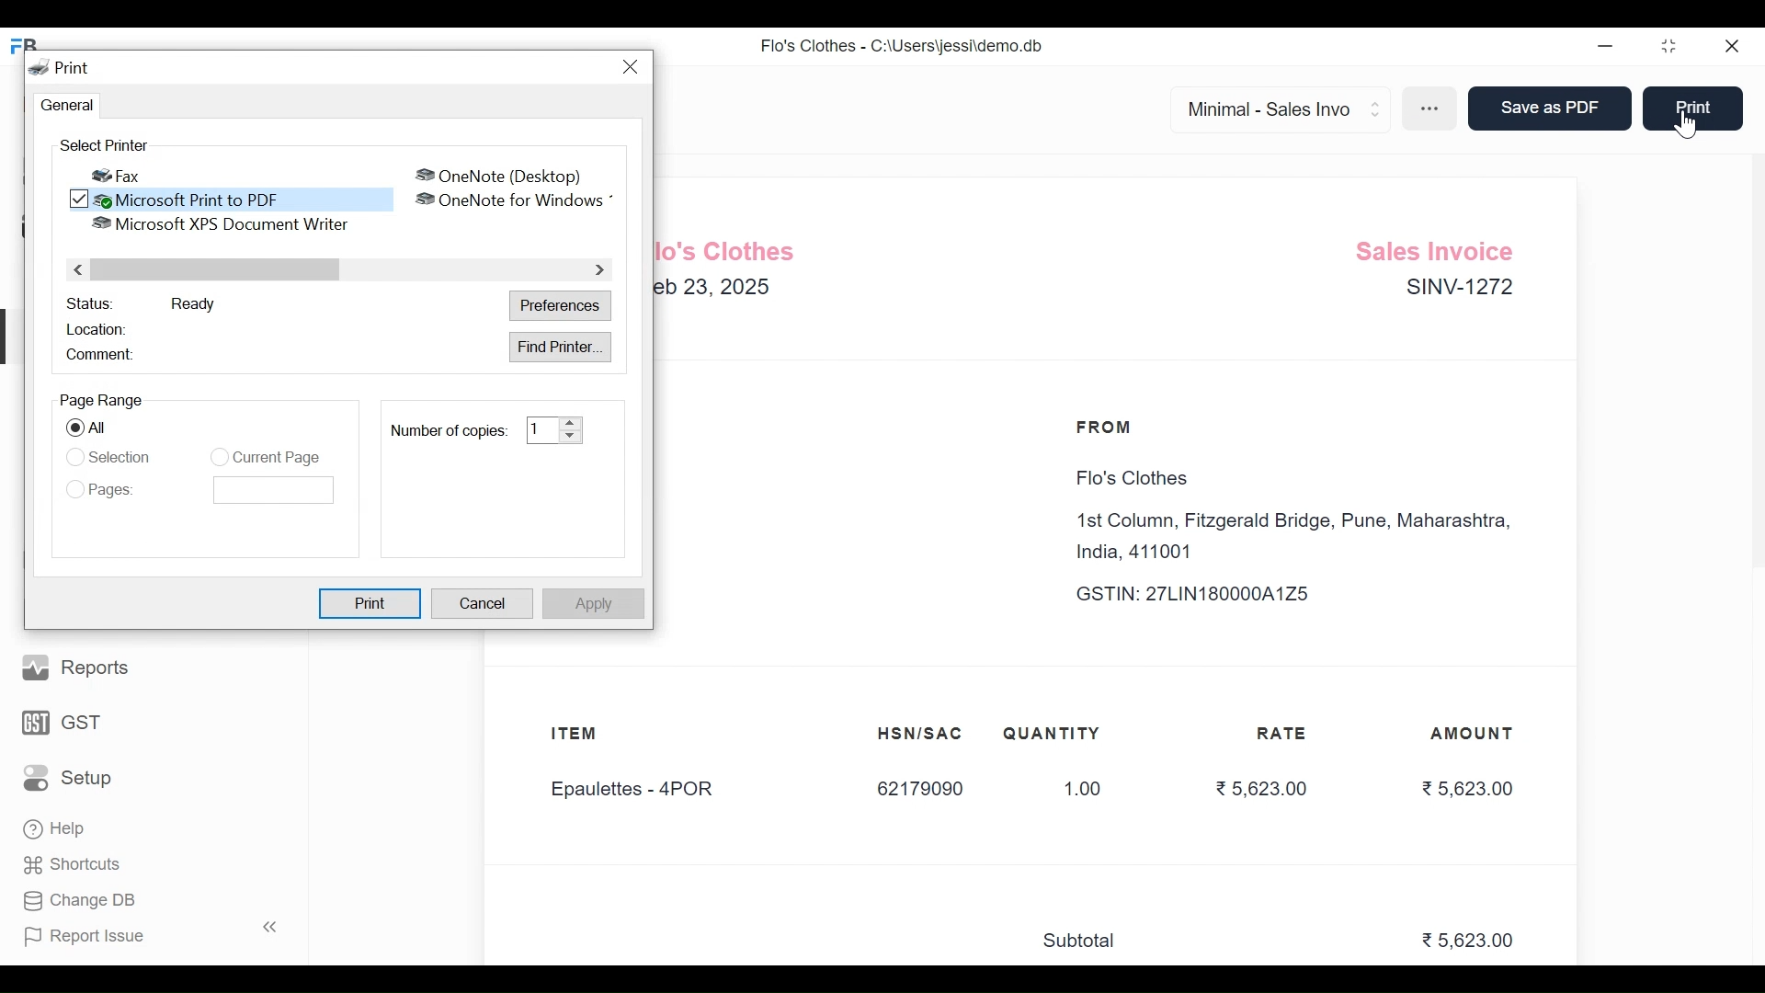  What do you see at coordinates (78, 666) in the screenshot?
I see `Reports` at bounding box center [78, 666].